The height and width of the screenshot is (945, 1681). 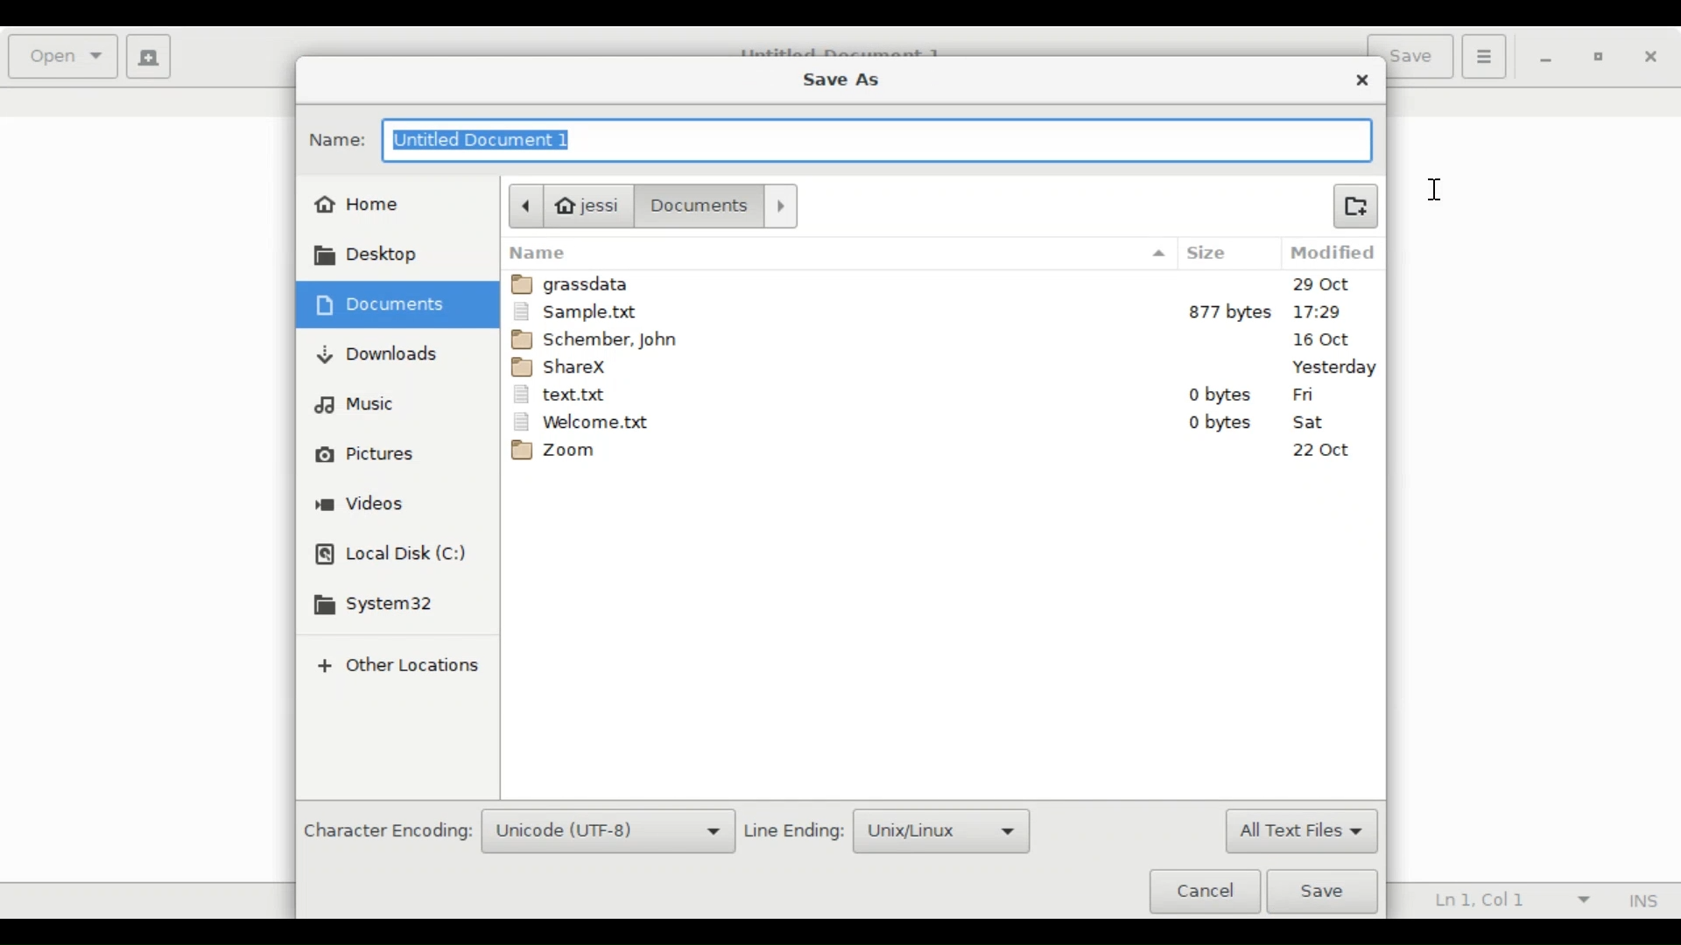 What do you see at coordinates (874, 143) in the screenshot?
I see `Untitled Document 1` at bounding box center [874, 143].